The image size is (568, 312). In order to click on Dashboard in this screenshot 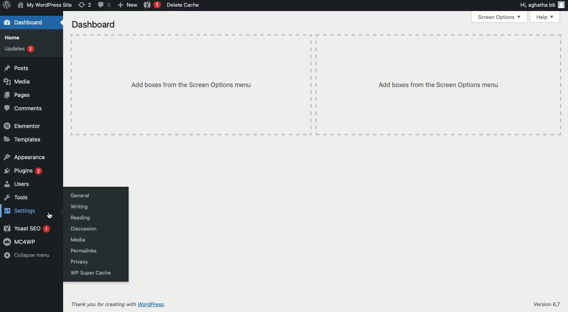, I will do `click(93, 24)`.